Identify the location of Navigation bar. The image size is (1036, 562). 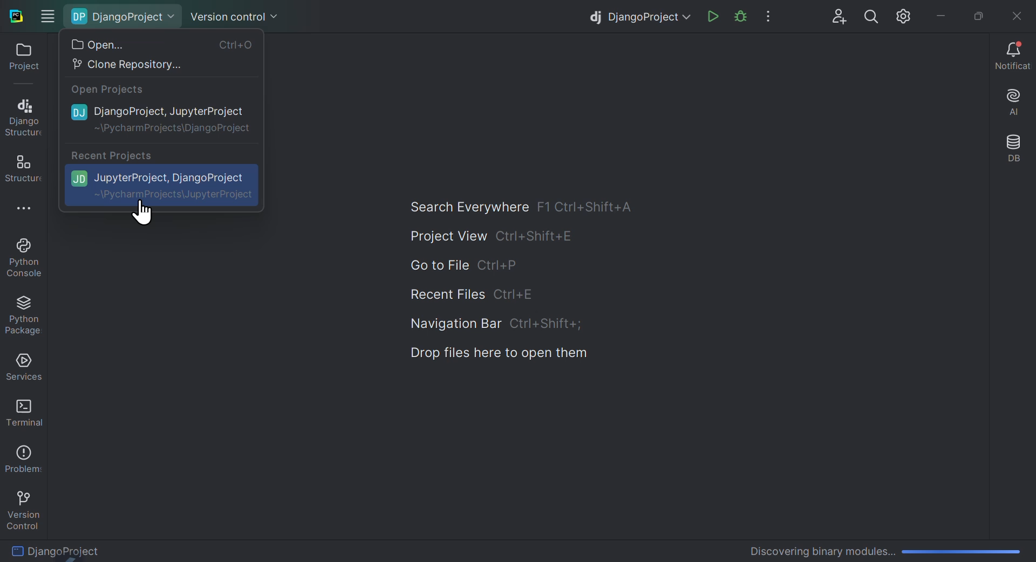
(451, 325).